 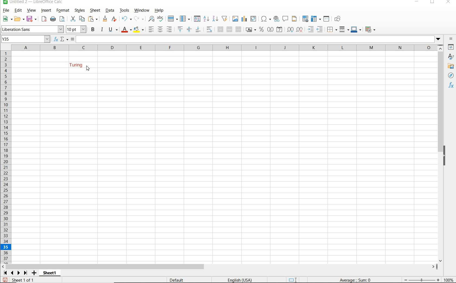 I want to click on AUTOFILTER, so click(x=224, y=19).